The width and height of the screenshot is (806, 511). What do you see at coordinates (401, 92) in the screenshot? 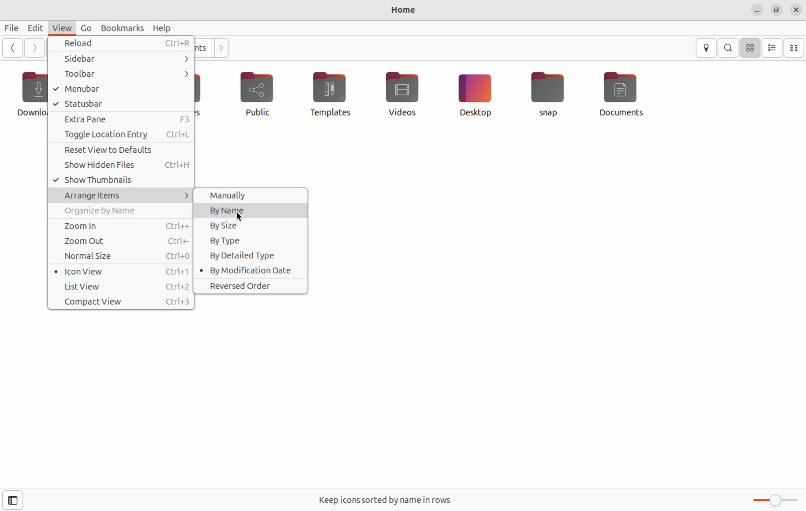
I see `Videos` at bounding box center [401, 92].